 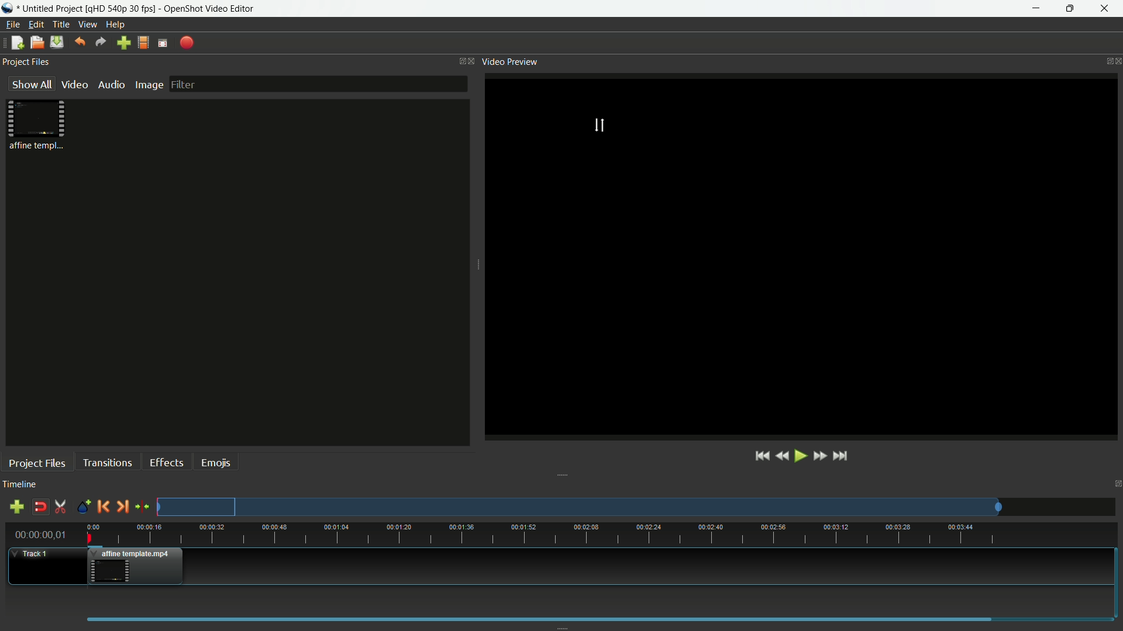 I want to click on enable razor, so click(x=61, y=507).